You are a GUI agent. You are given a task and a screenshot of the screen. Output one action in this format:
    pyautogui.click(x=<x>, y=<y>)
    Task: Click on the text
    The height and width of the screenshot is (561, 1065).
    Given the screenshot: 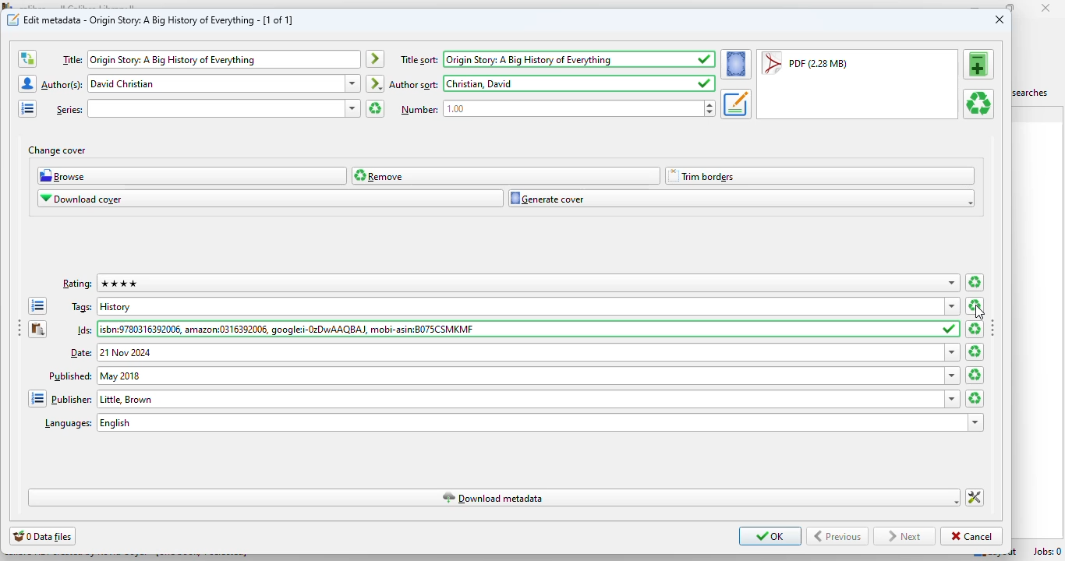 What is the action you would take?
    pyautogui.click(x=70, y=376)
    